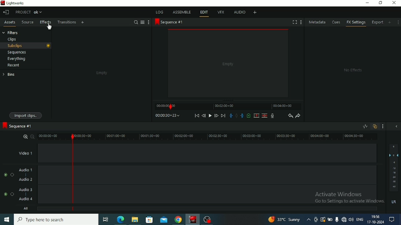  What do you see at coordinates (398, 22) in the screenshot?
I see `Show setting menu` at bounding box center [398, 22].